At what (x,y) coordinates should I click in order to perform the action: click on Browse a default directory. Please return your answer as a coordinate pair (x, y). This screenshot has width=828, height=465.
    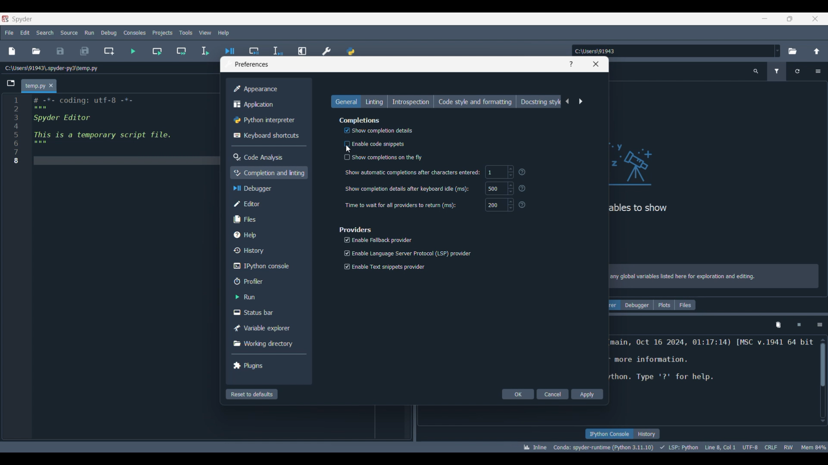
    Looking at the image, I should click on (793, 51).